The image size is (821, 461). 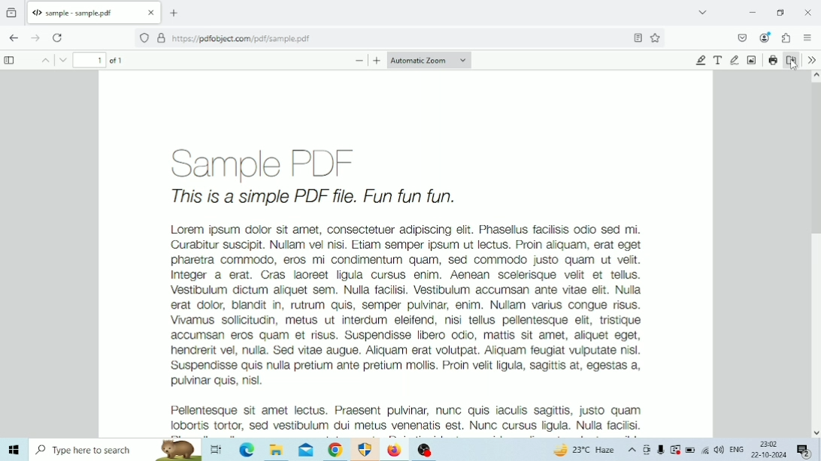 What do you see at coordinates (743, 38) in the screenshot?
I see `Save to pocket` at bounding box center [743, 38].